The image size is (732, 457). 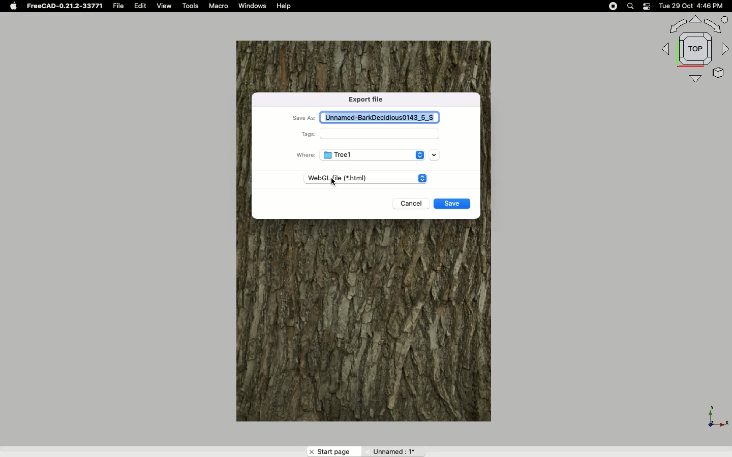 What do you see at coordinates (411, 204) in the screenshot?
I see `Cancel` at bounding box center [411, 204].